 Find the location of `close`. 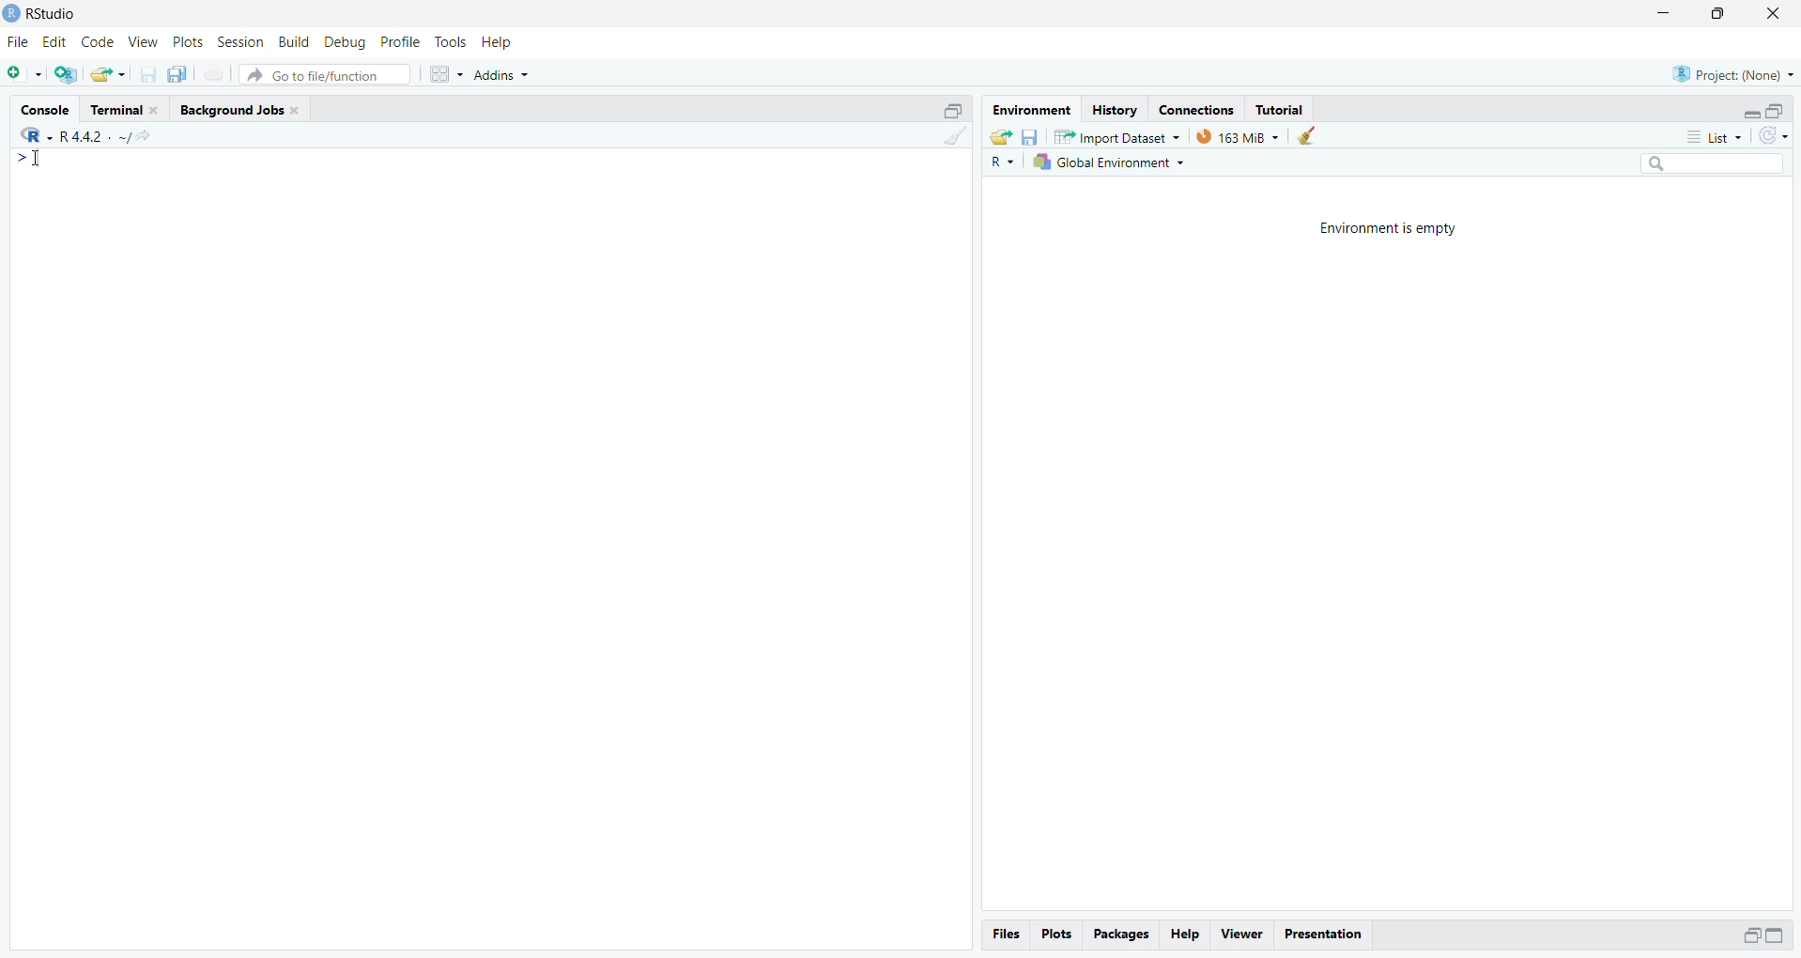

close is located at coordinates (1775, 11).